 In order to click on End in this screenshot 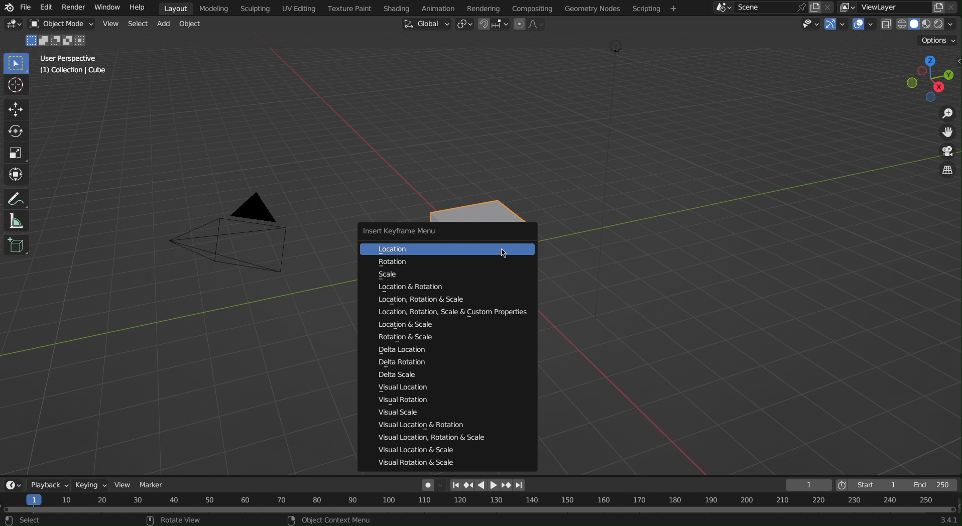, I will do `click(936, 484)`.